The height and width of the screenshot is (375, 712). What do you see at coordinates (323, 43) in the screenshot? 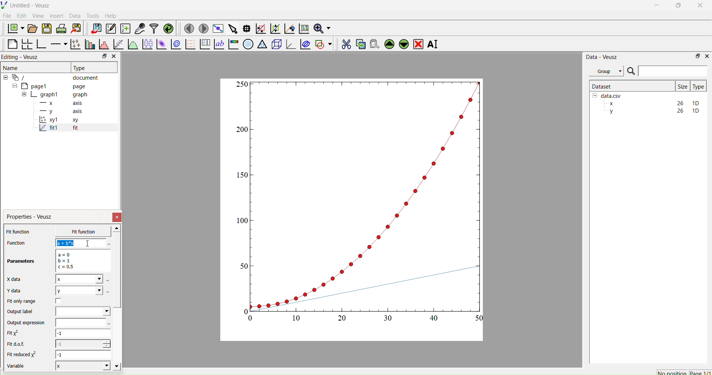
I see `Add Shape` at bounding box center [323, 43].